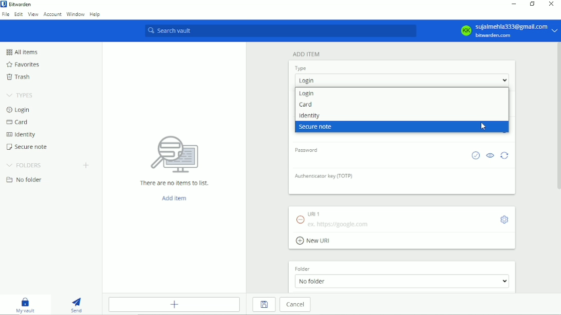 This screenshot has height=315, width=561. What do you see at coordinates (33, 14) in the screenshot?
I see `View` at bounding box center [33, 14].